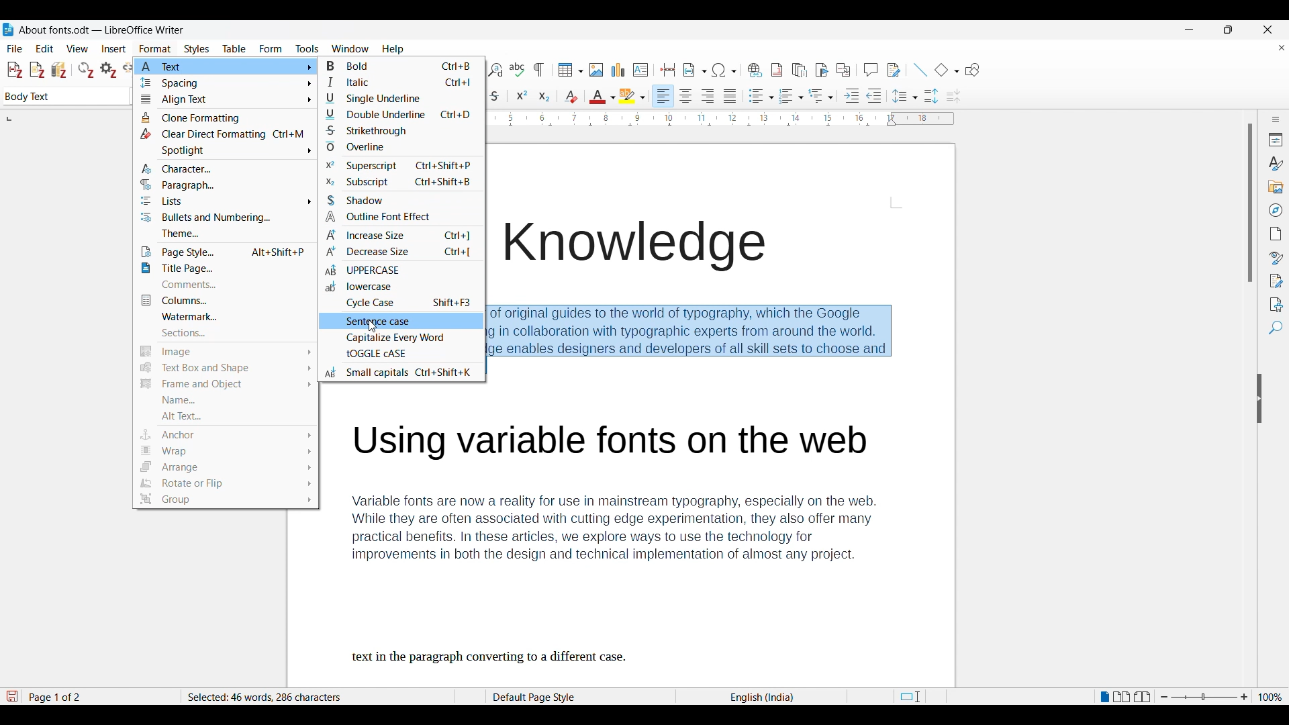 The width and height of the screenshot is (1289, 725). What do you see at coordinates (226, 387) in the screenshot?
I see `Frame and object` at bounding box center [226, 387].